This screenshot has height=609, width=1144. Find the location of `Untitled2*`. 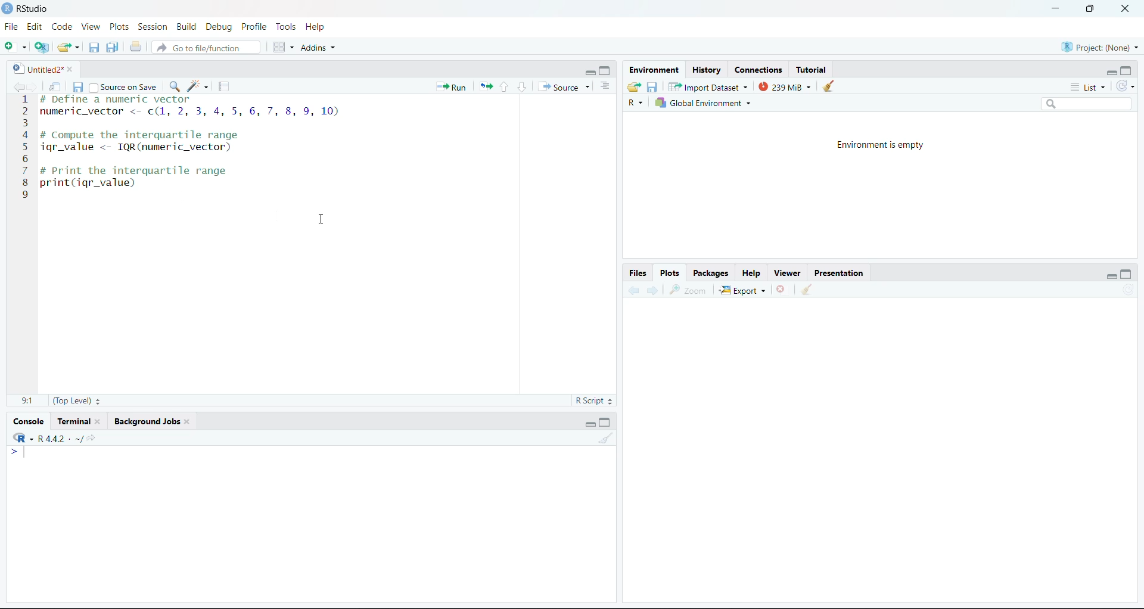

Untitled2* is located at coordinates (40, 67).